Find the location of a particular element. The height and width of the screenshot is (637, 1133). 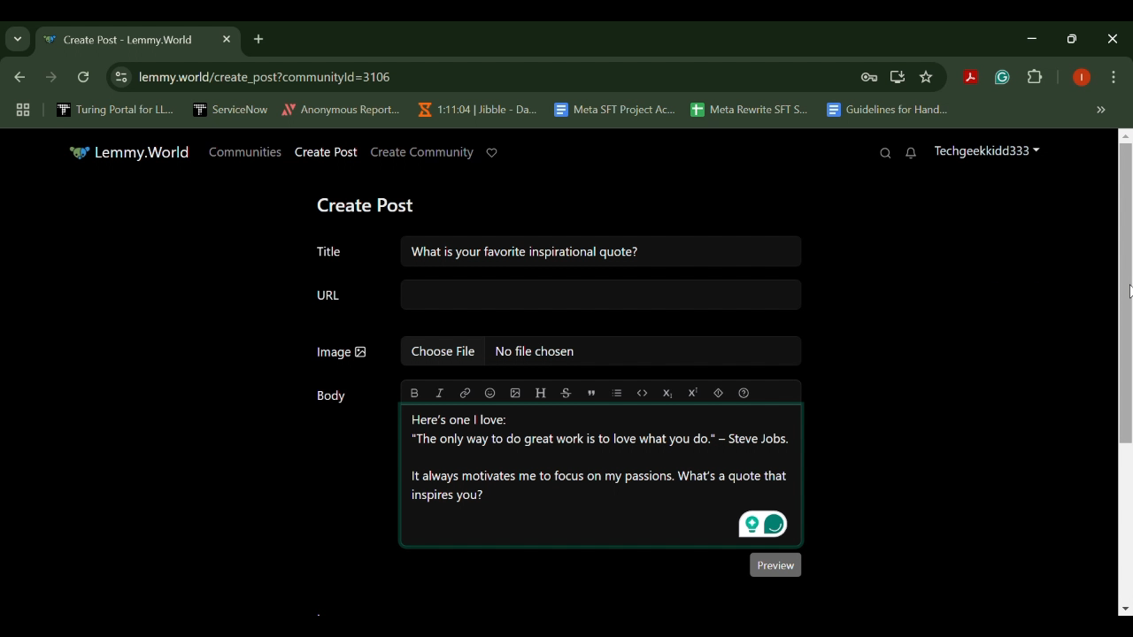

Tab Groups is located at coordinates (20, 111).